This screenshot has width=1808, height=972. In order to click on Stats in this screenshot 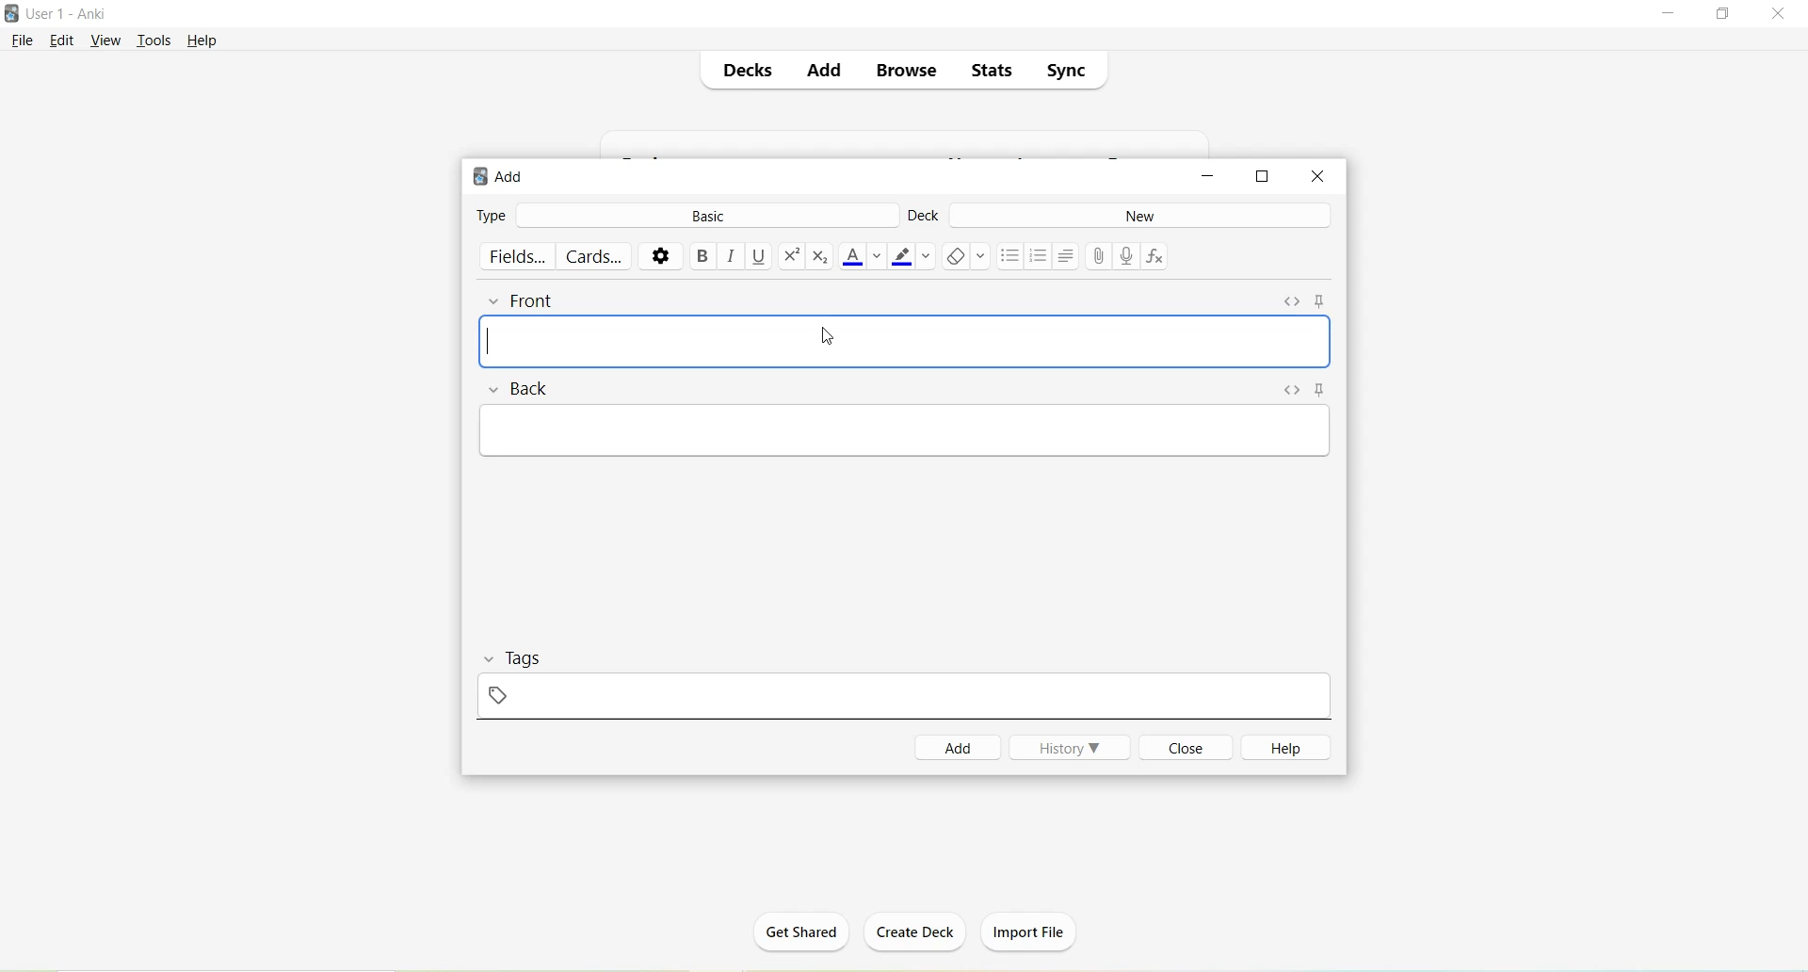, I will do `click(989, 71)`.